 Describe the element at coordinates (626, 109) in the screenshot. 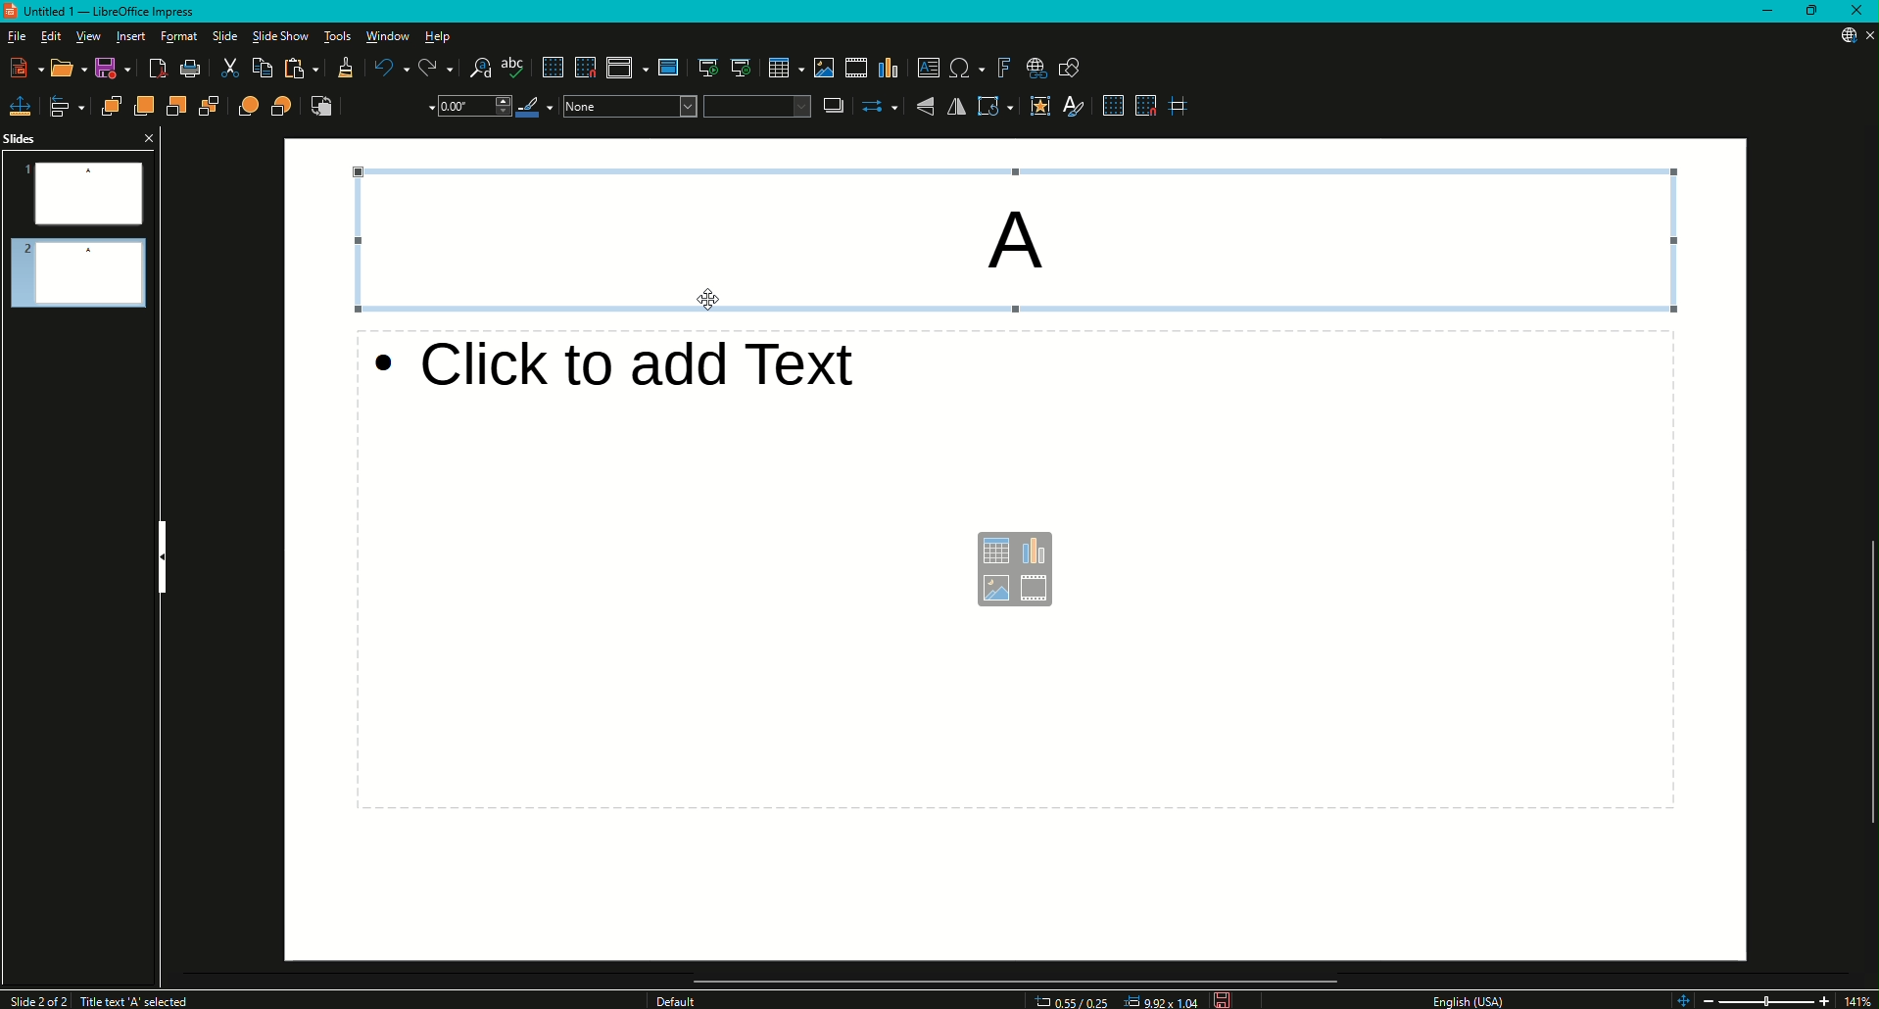

I see `Color Drop Down` at that location.